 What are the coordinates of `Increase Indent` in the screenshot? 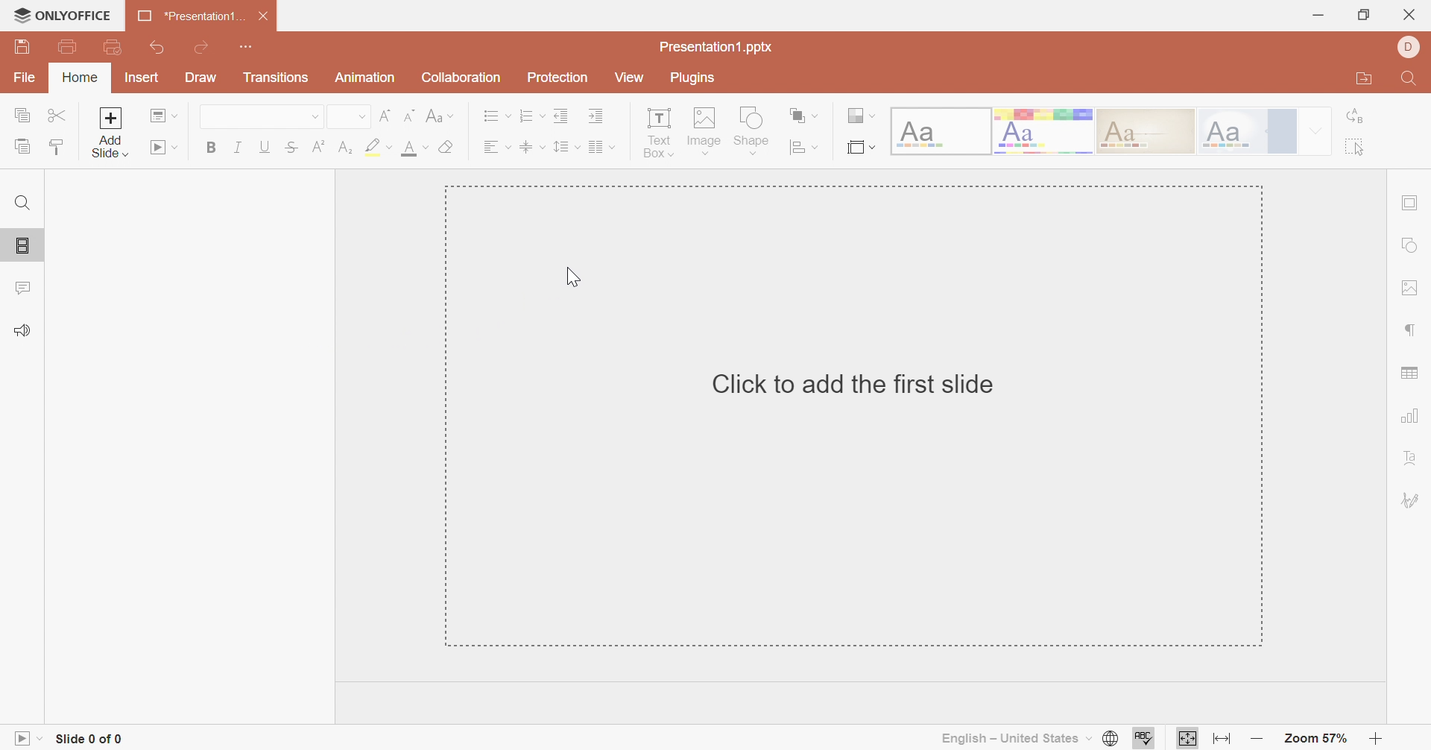 It's located at (599, 115).